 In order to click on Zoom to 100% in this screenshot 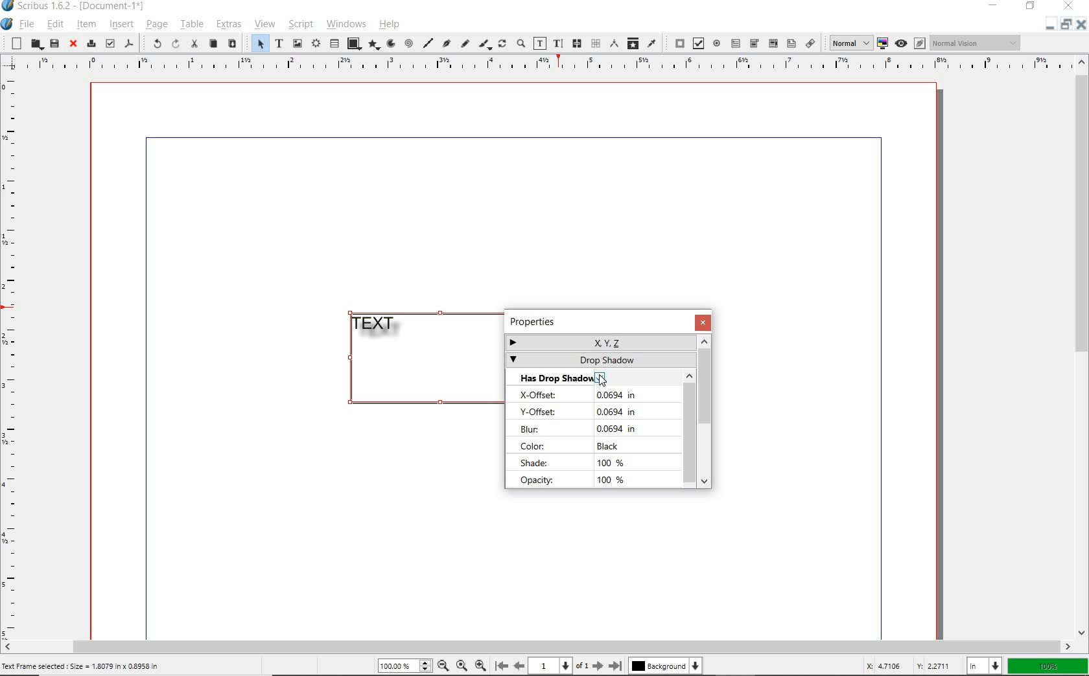, I will do `click(462, 667)`.